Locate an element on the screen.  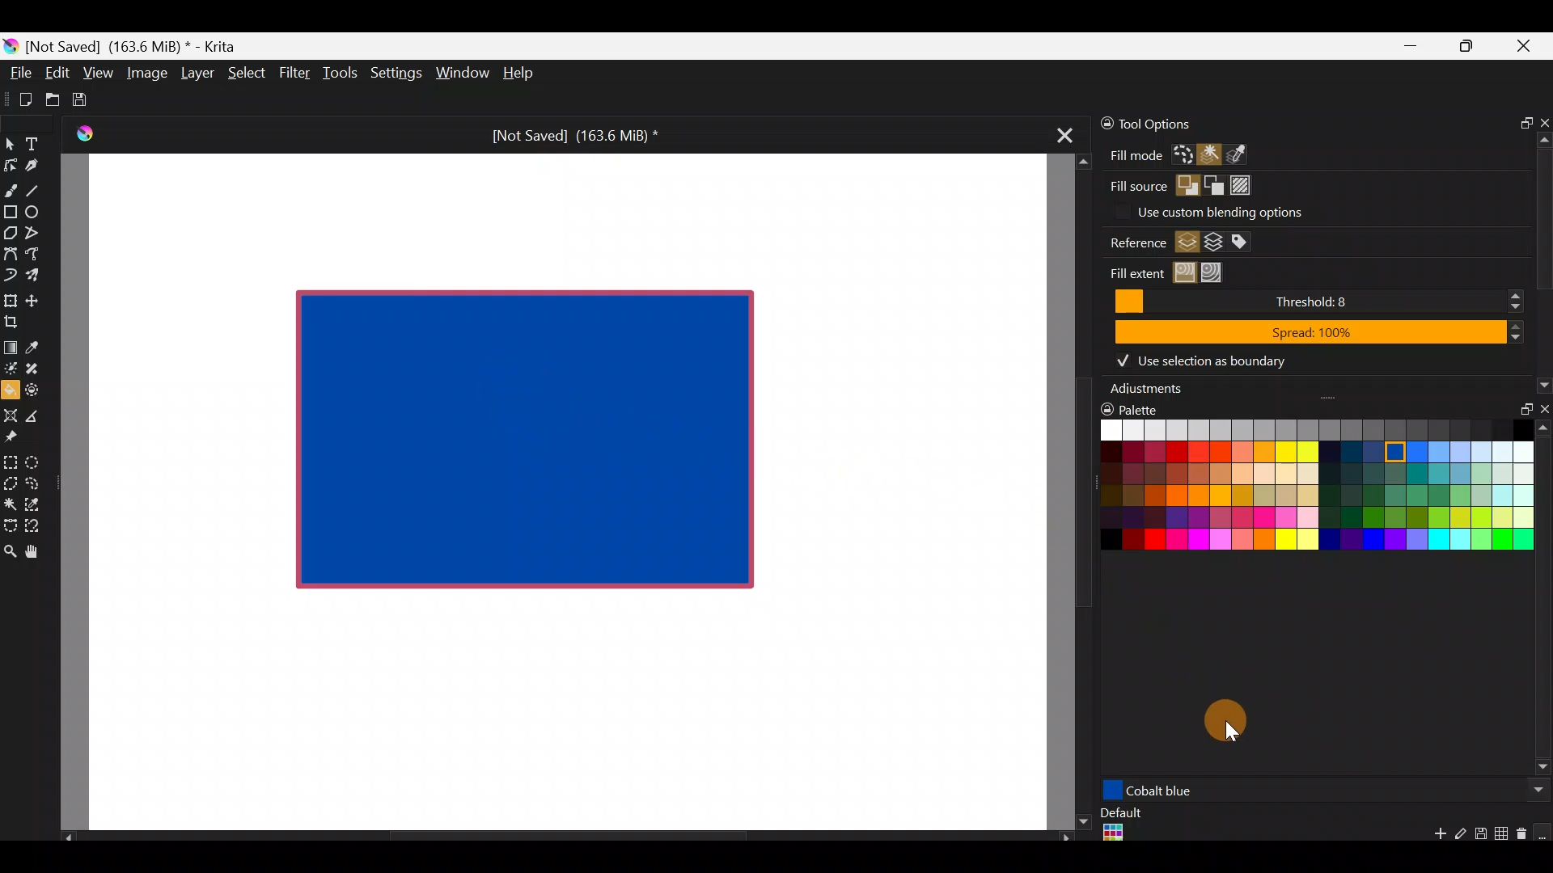
Select shapes tool is located at coordinates (13, 146).